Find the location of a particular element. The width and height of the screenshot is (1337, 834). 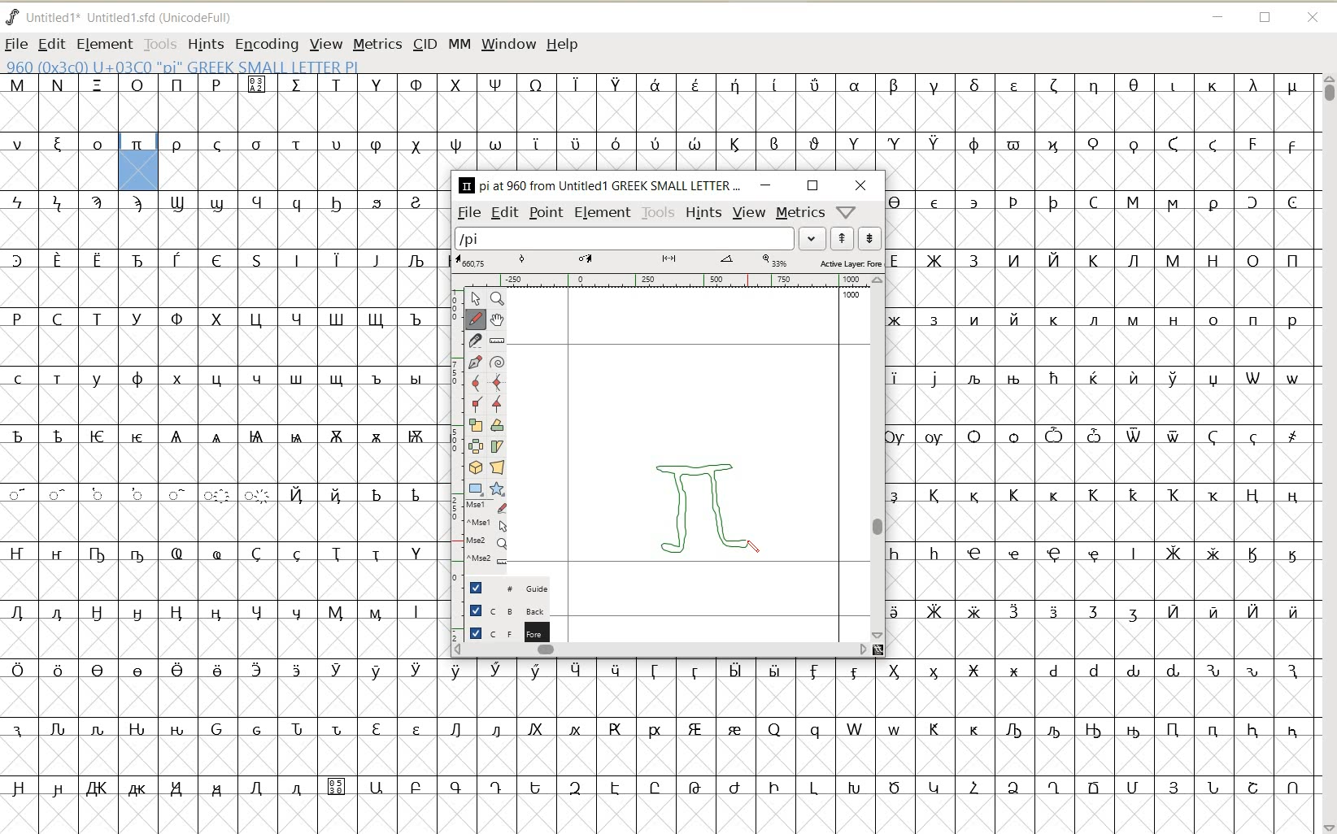

cut splines in two is located at coordinates (473, 341).